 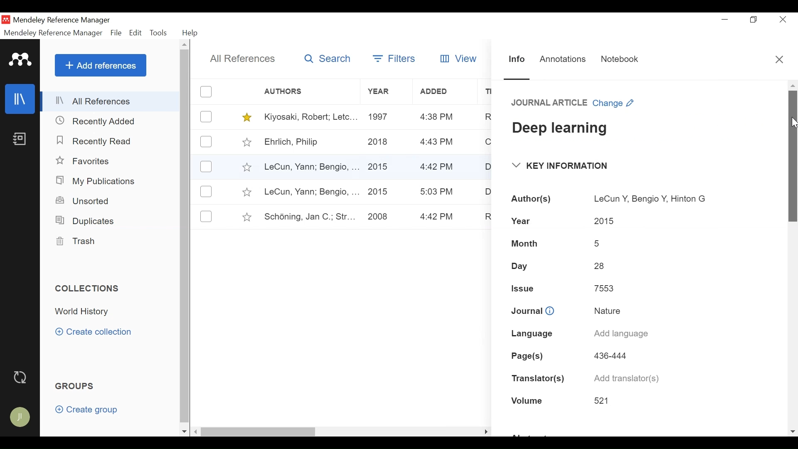 What do you see at coordinates (380, 116) in the screenshot?
I see `1997` at bounding box center [380, 116].